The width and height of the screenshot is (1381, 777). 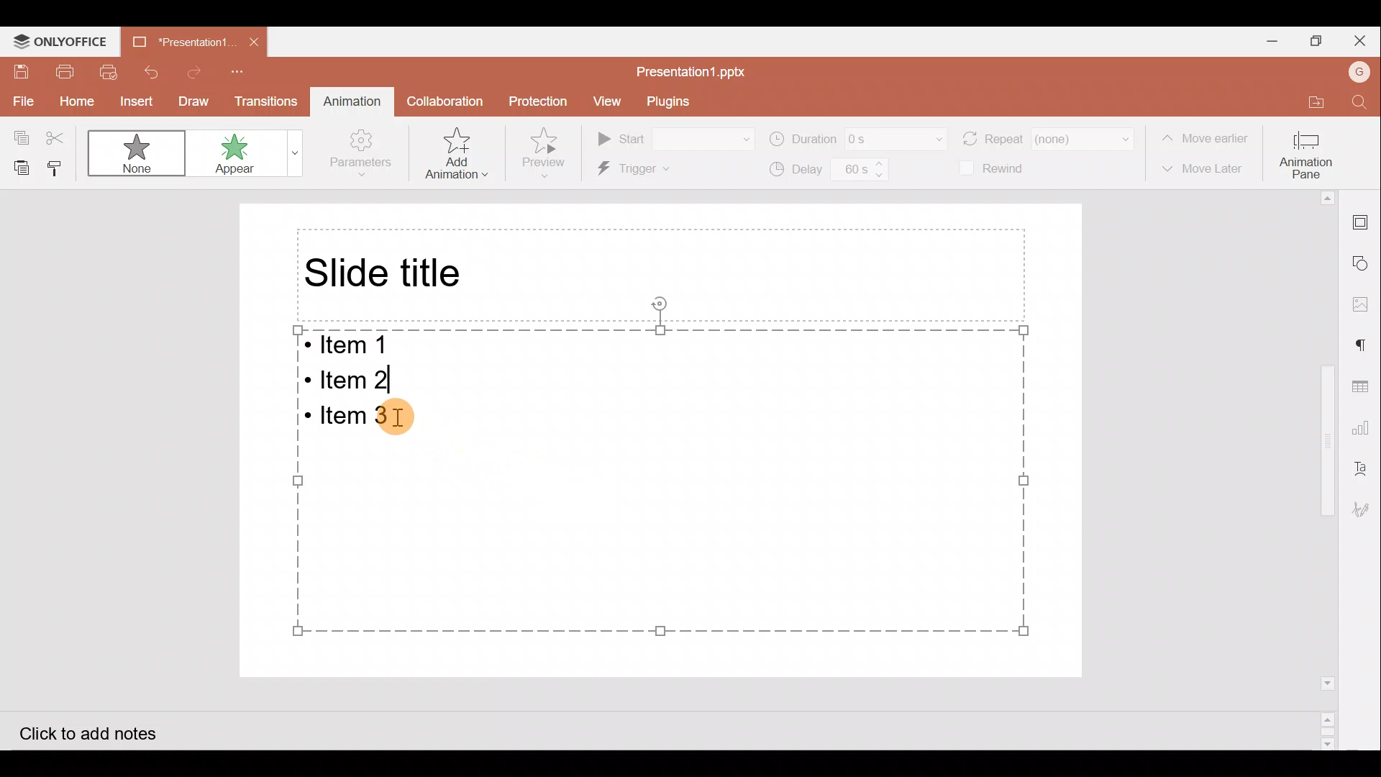 I want to click on Repeat, so click(x=1048, y=137).